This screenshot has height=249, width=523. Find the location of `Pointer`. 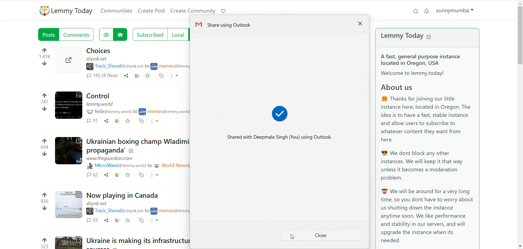

Pointer is located at coordinates (294, 238).